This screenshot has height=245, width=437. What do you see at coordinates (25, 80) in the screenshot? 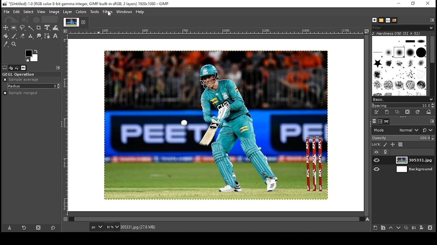
I see `sample average` at bounding box center [25, 80].